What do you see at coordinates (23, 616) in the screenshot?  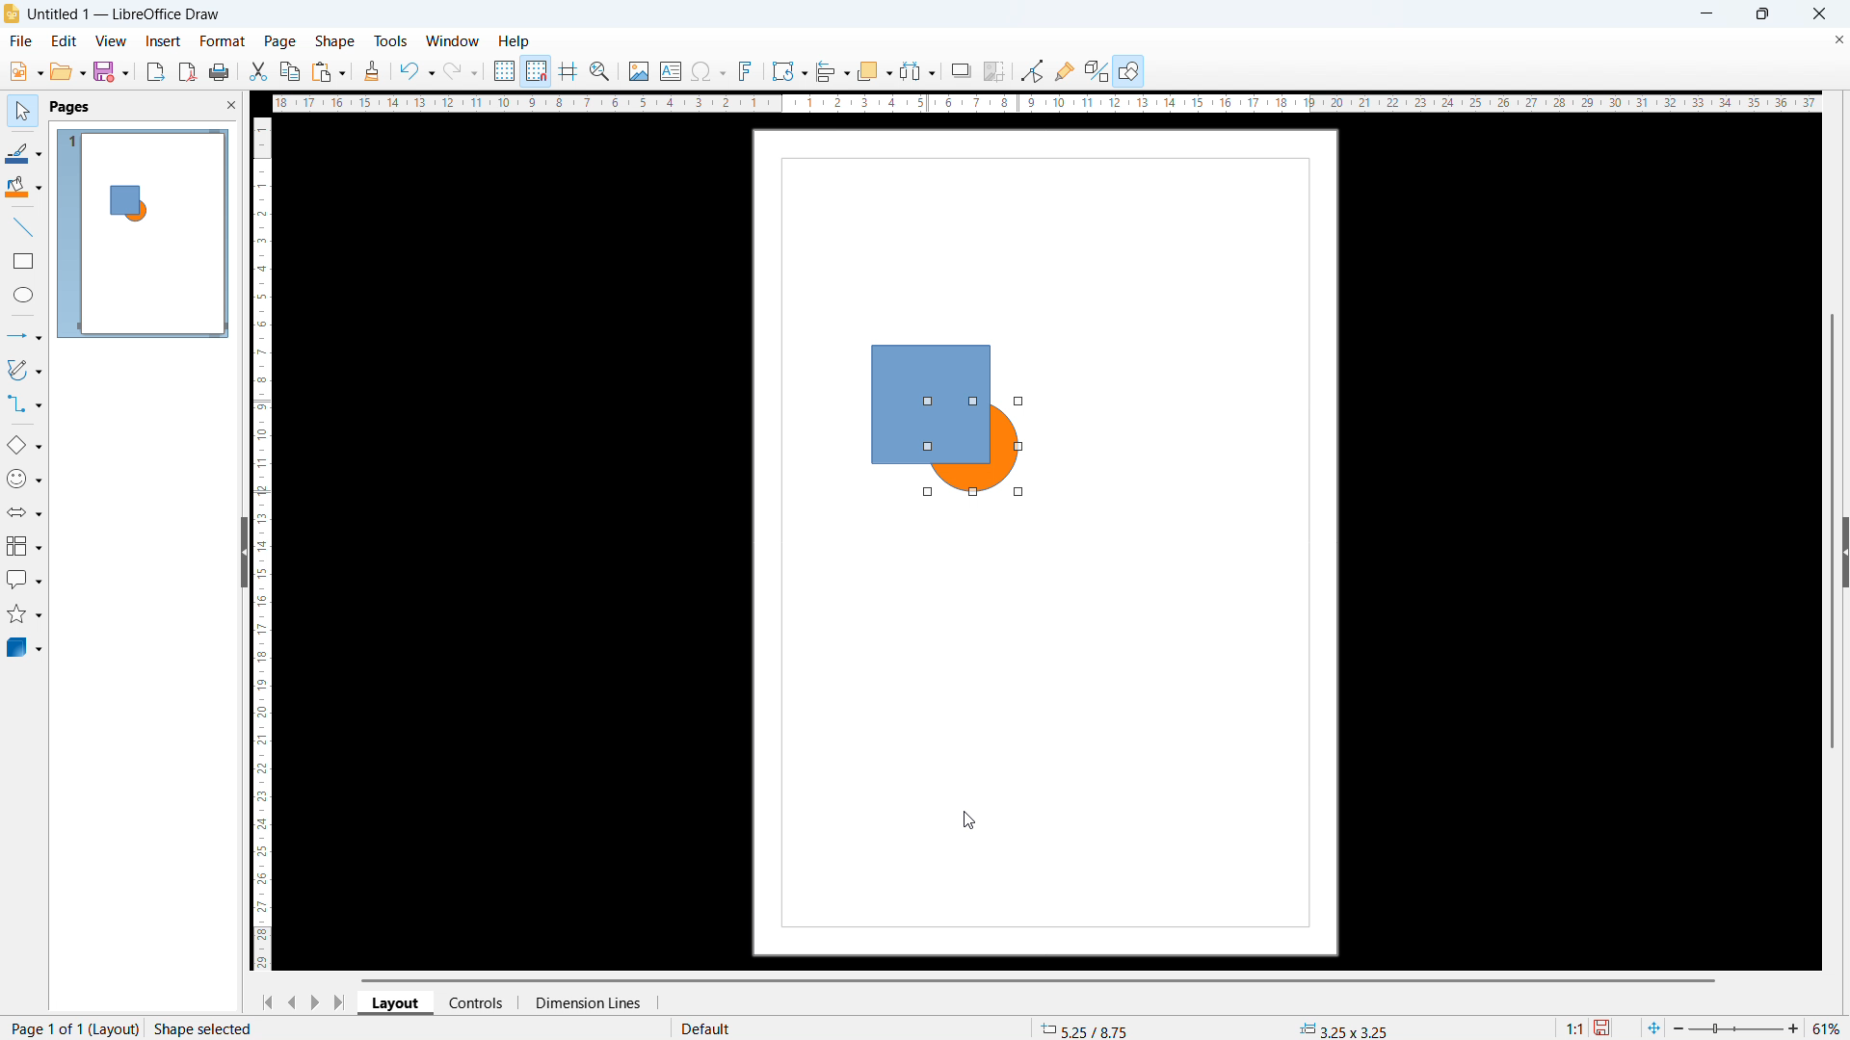 I see `Stars and banners ` at bounding box center [23, 616].